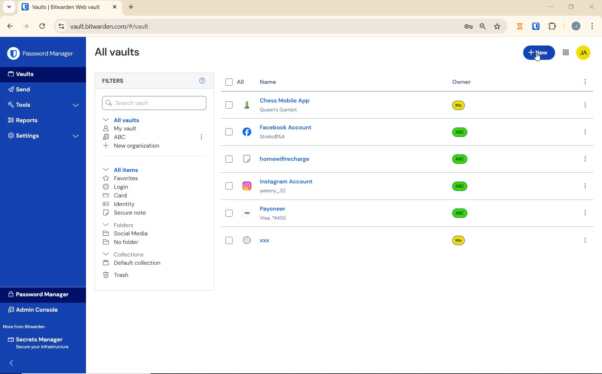  Describe the element at coordinates (202, 138) in the screenshot. I see `leave` at that location.